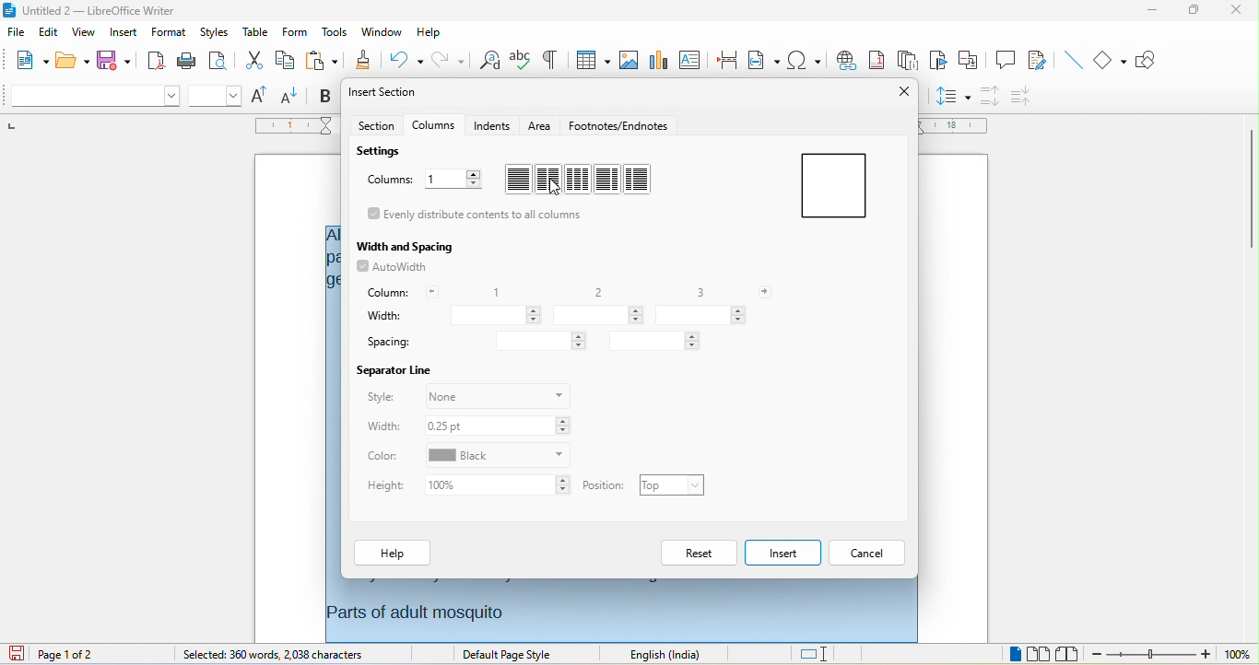 This screenshot has height=665, width=1259. Describe the element at coordinates (591, 59) in the screenshot. I see `table` at that location.